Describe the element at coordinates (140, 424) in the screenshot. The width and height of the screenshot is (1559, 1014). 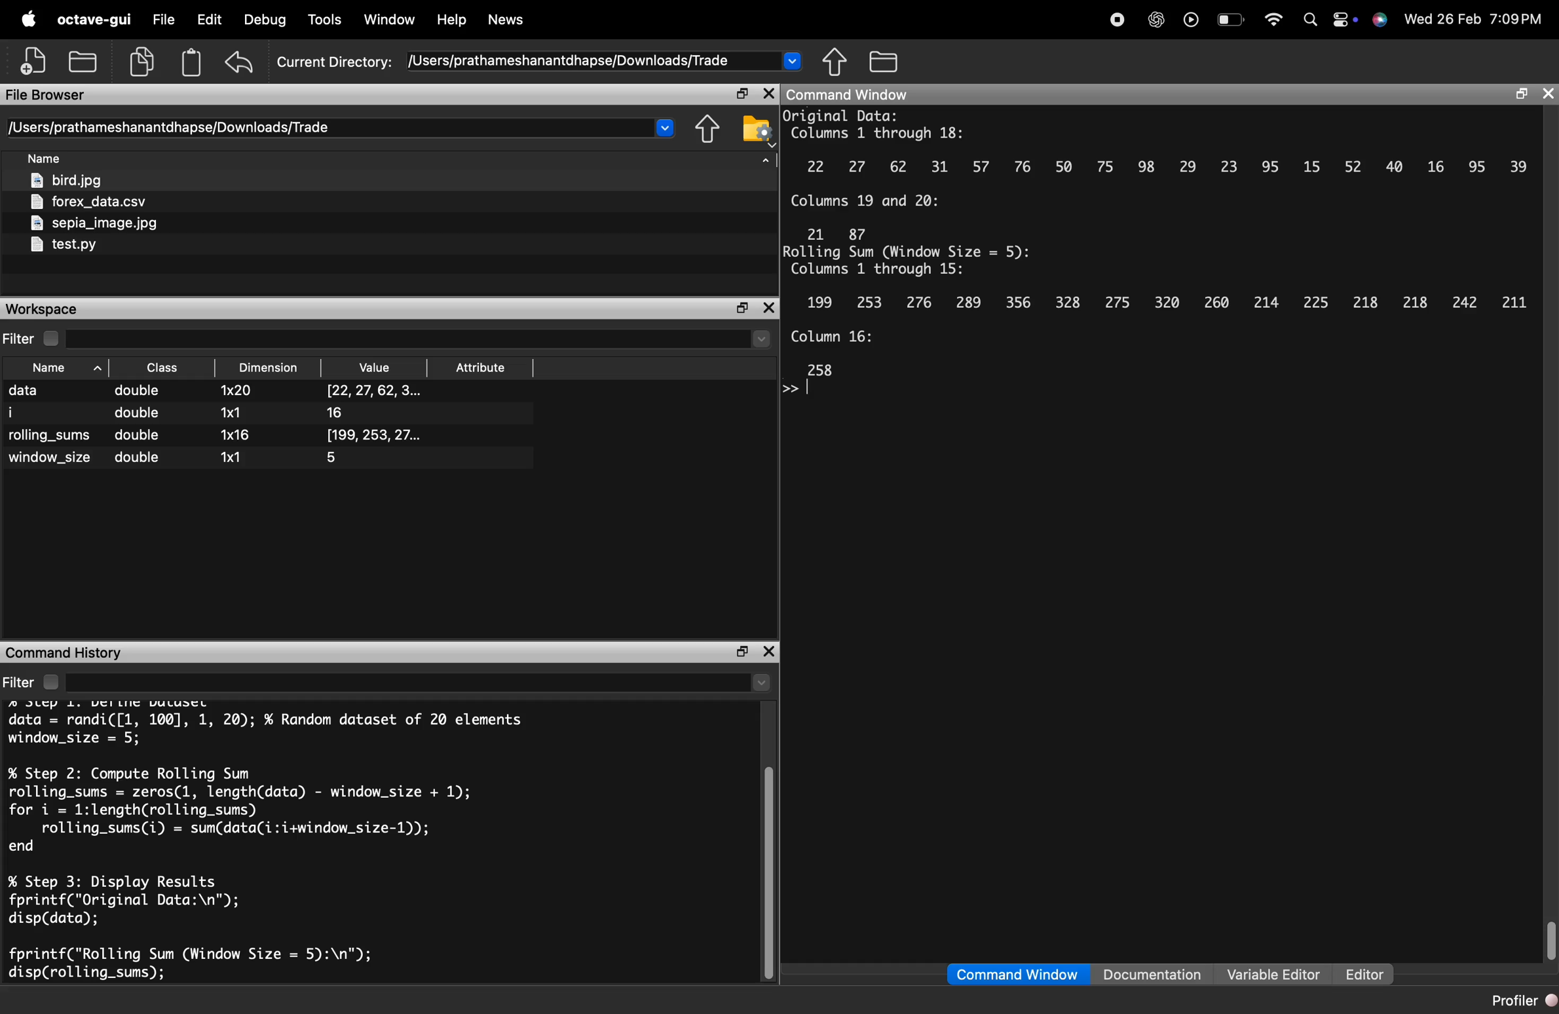
I see `class` at that location.